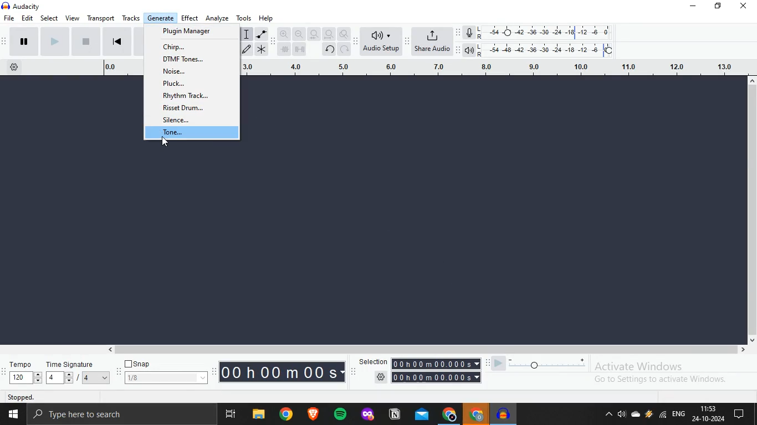 The width and height of the screenshot is (757, 425). What do you see at coordinates (381, 40) in the screenshot?
I see `Audio Setup` at bounding box center [381, 40].